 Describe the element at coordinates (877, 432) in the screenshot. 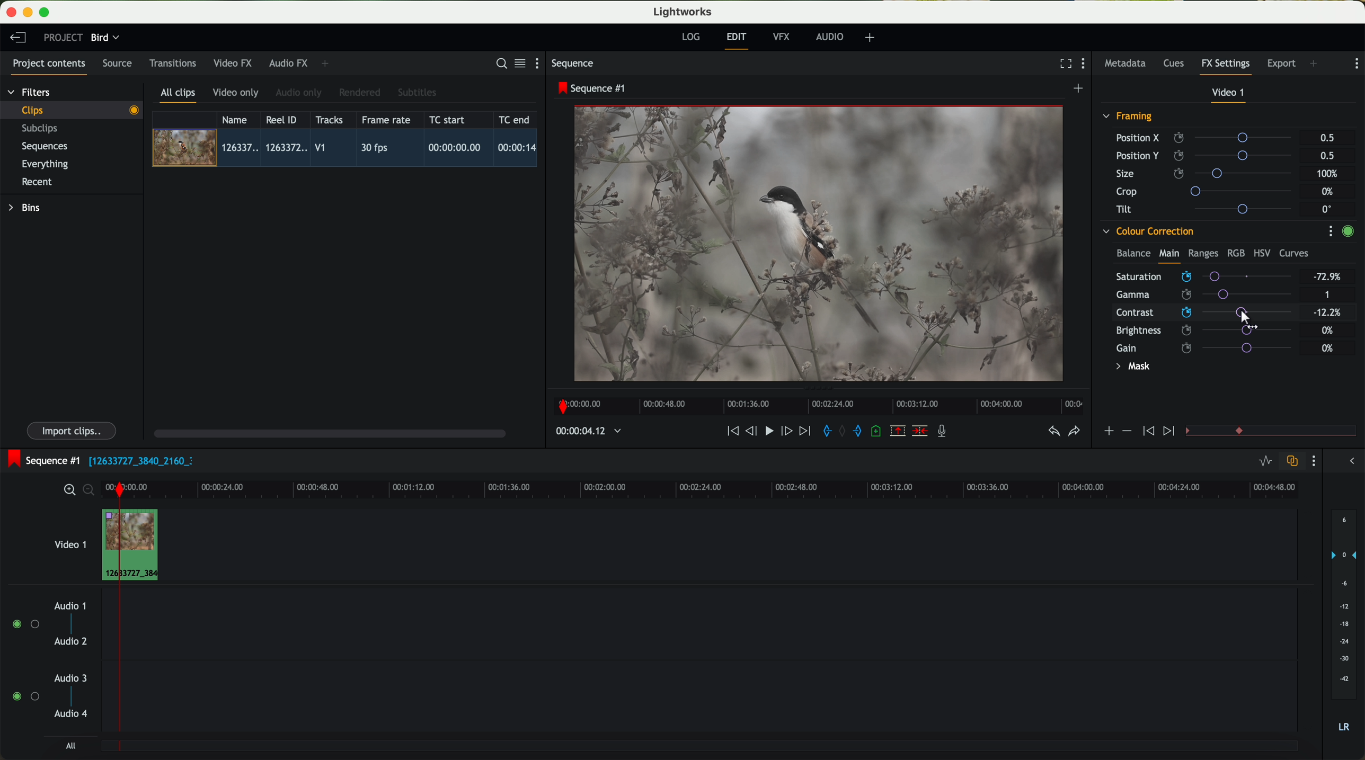

I see `add a cue at the current position` at that location.